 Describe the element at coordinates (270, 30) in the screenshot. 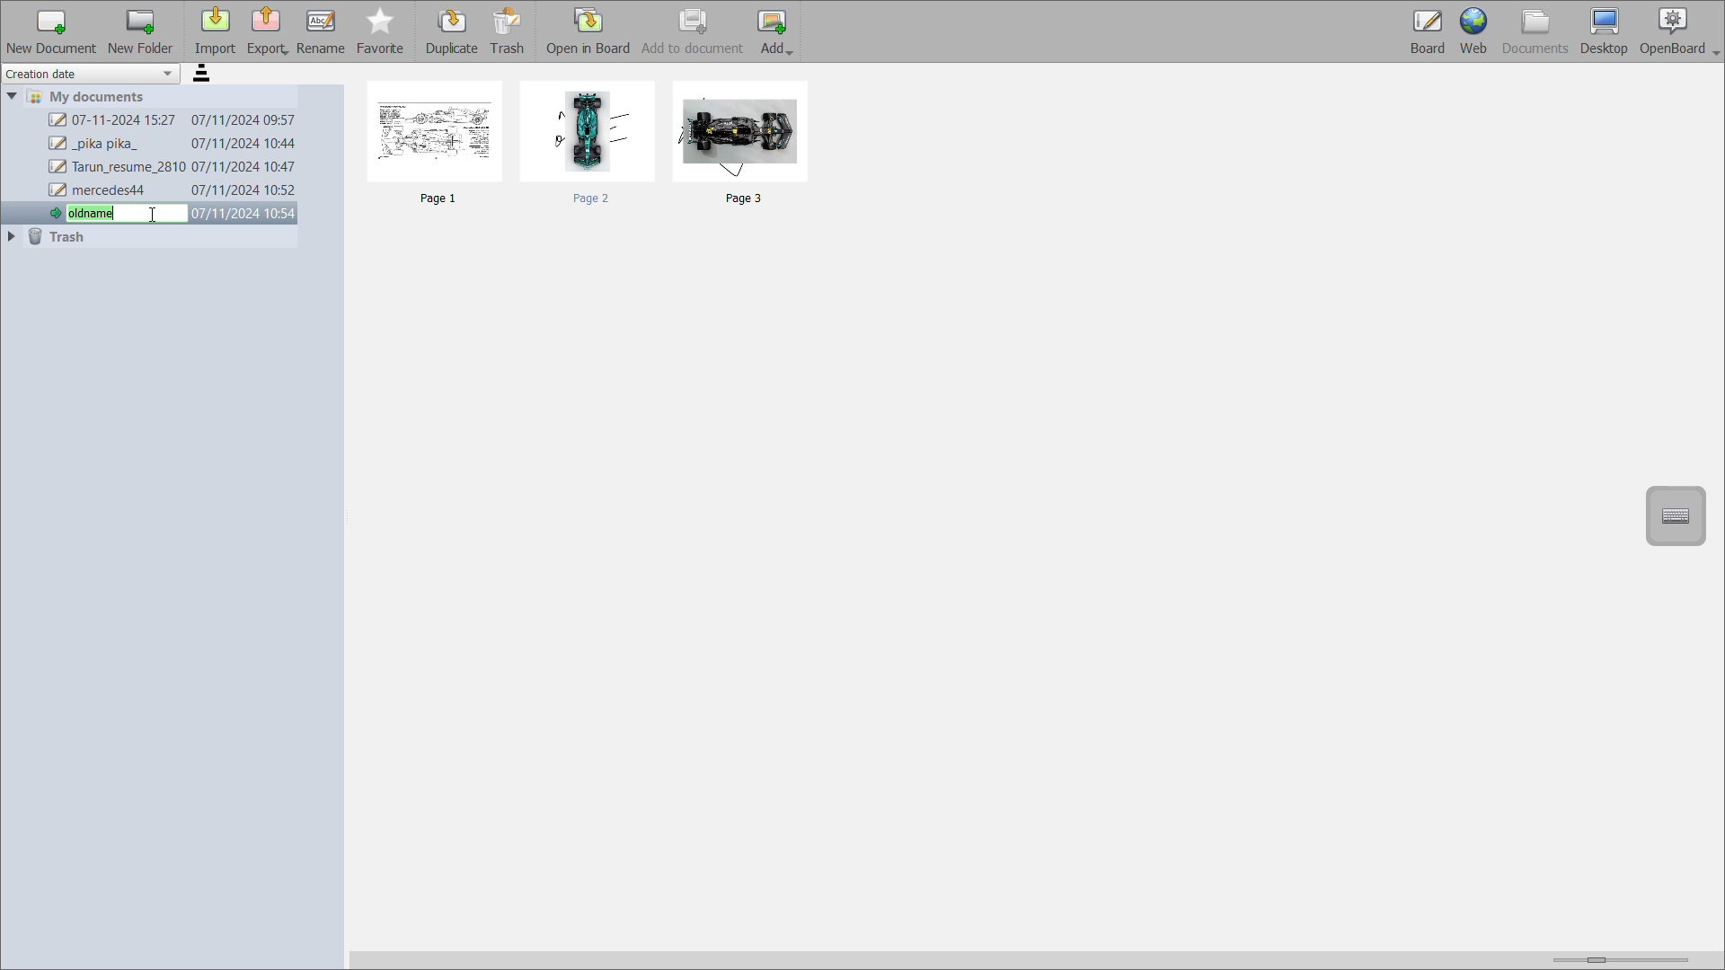

I see `export` at that location.